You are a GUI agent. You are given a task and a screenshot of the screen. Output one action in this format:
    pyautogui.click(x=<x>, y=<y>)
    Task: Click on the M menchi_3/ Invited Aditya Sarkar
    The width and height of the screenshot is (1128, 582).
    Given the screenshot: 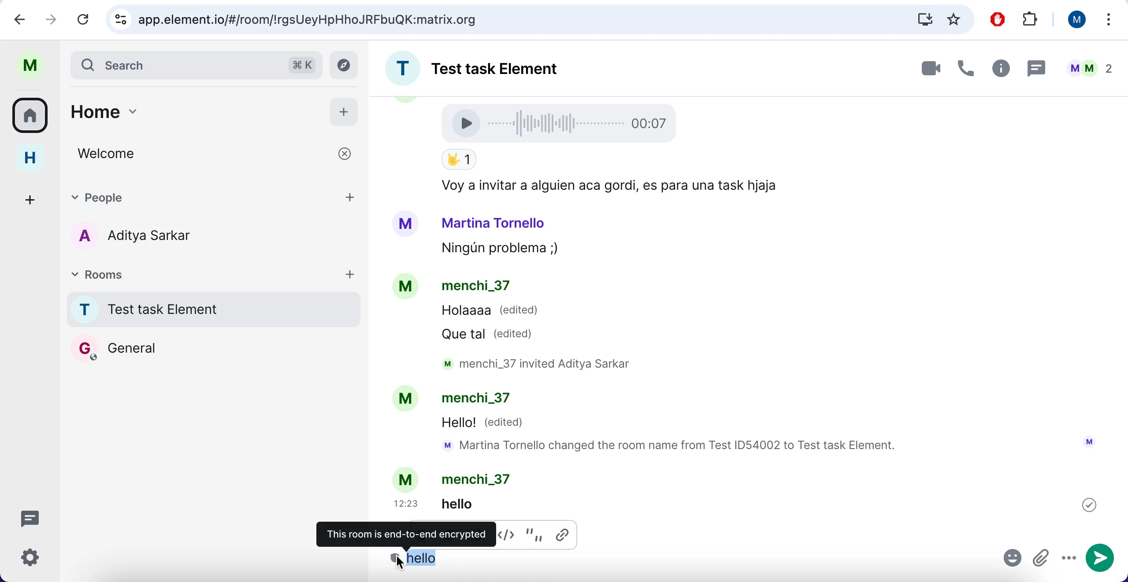 What is the action you would take?
    pyautogui.click(x=544, y=364)
    